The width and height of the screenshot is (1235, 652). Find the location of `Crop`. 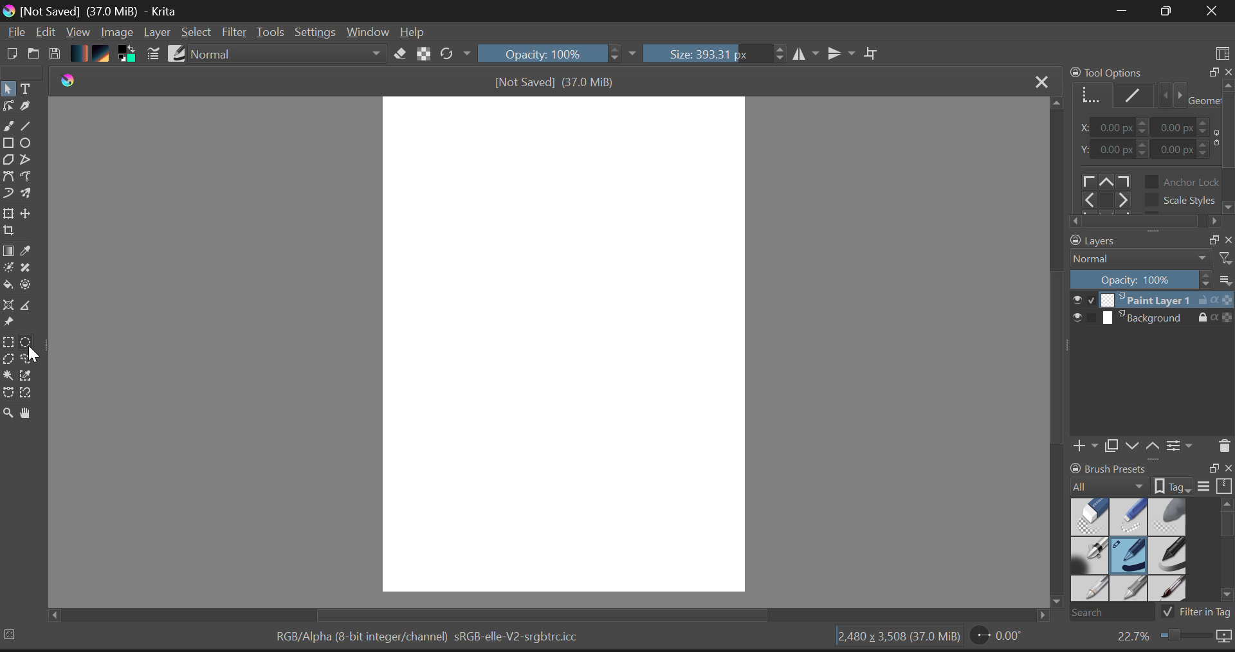

Crop is located at coordinates (8, 234).